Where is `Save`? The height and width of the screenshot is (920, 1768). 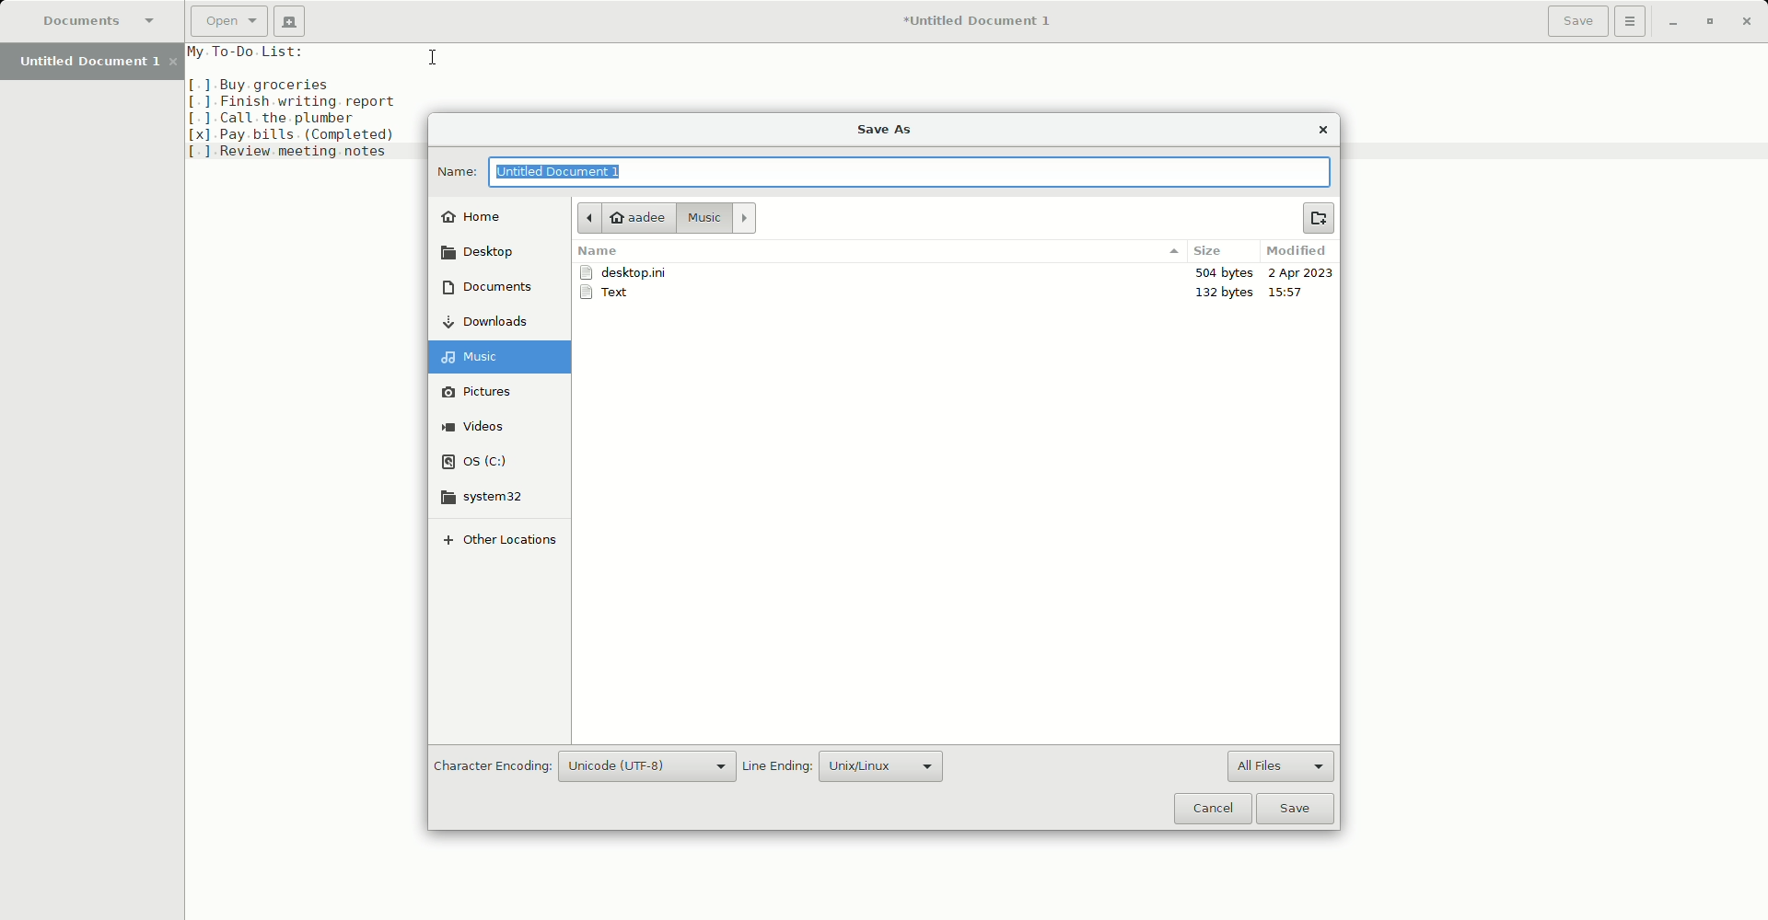 Save is located at coordinates (1576, 23).